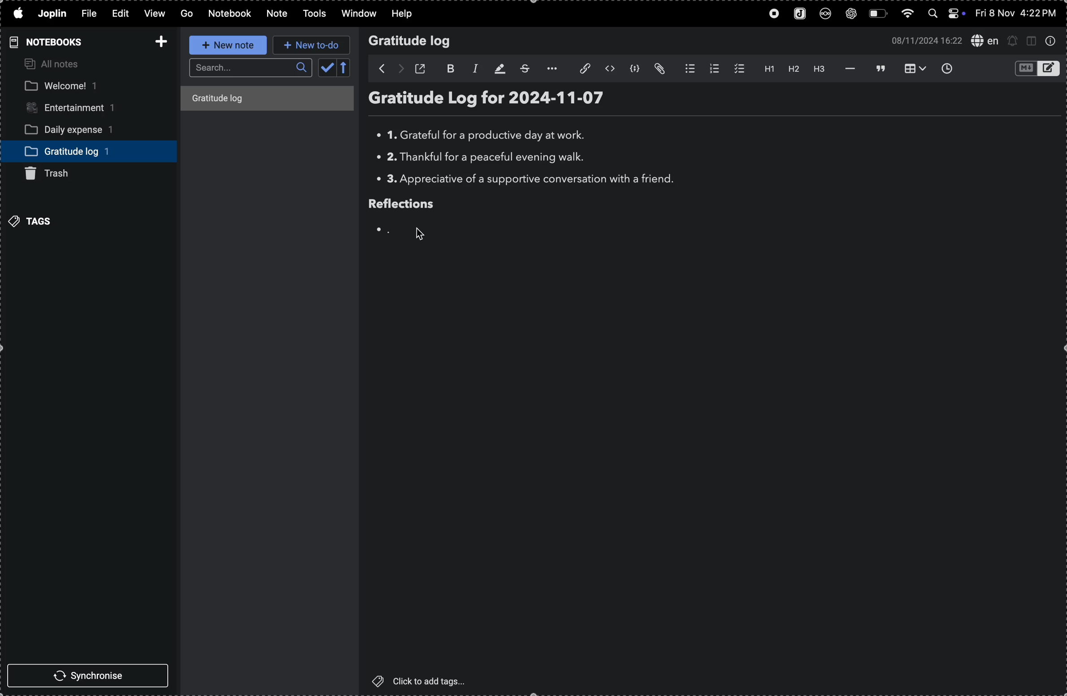  Describe the element at coordinates (47, 173) in the screenshot. I see `trash` at that location.